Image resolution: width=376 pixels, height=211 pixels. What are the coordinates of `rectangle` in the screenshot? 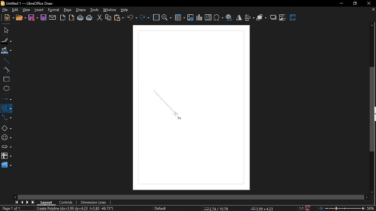 It's located at (6, 80).